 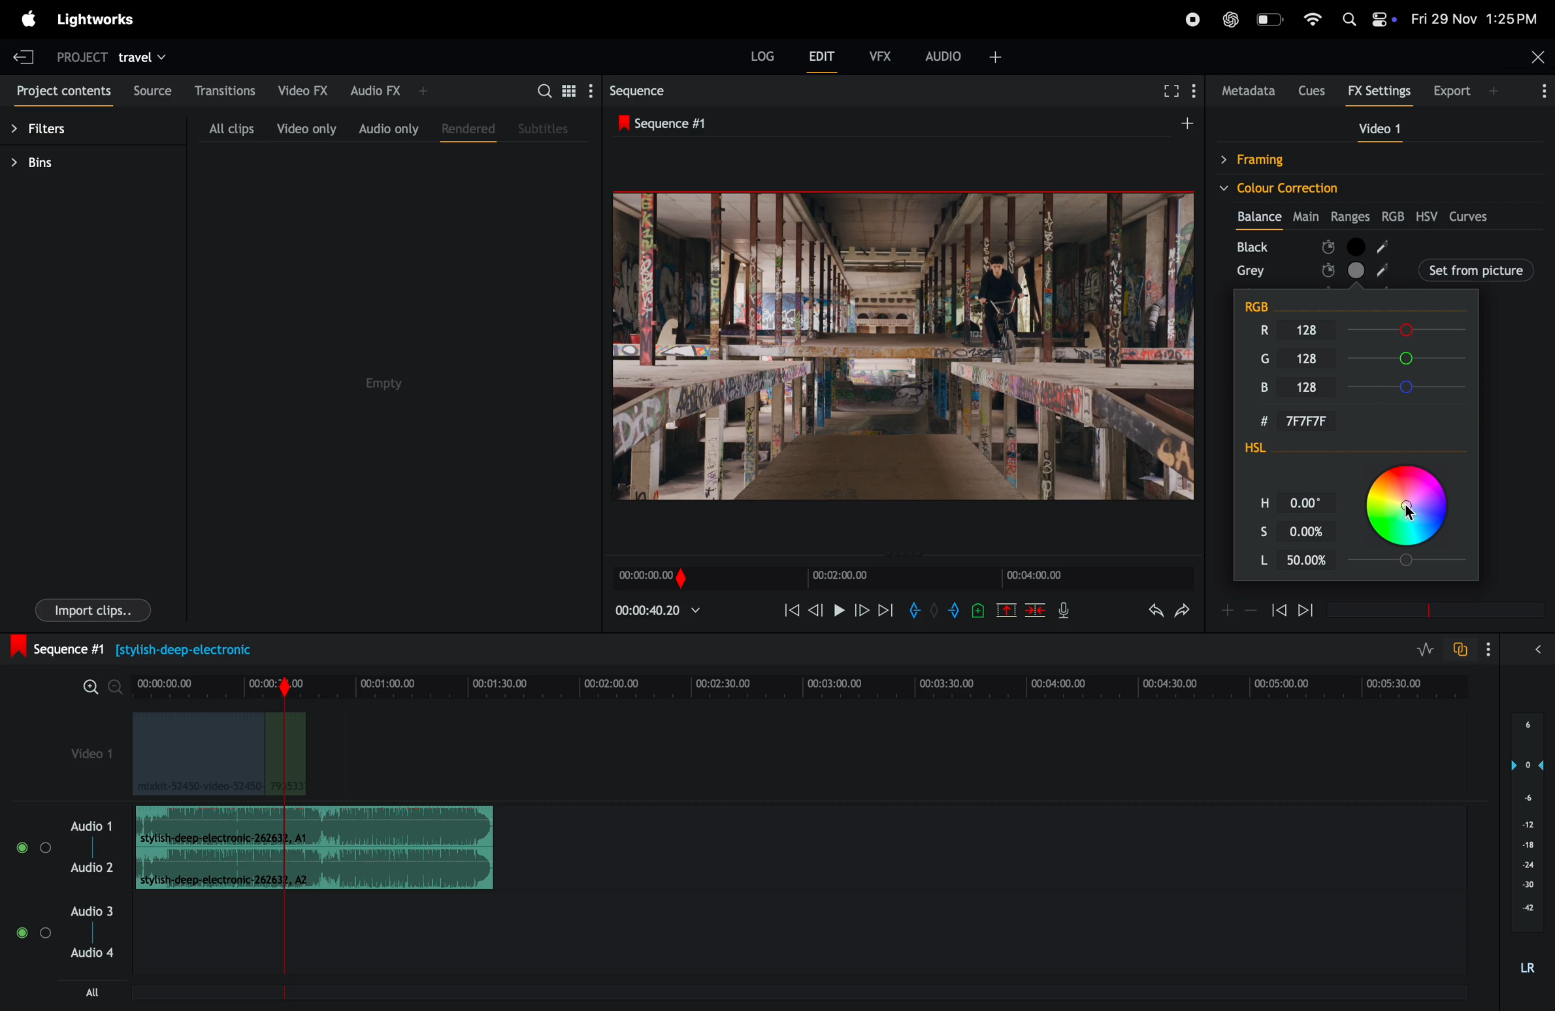 I want to click on audio only, so click(x=386, y=127).